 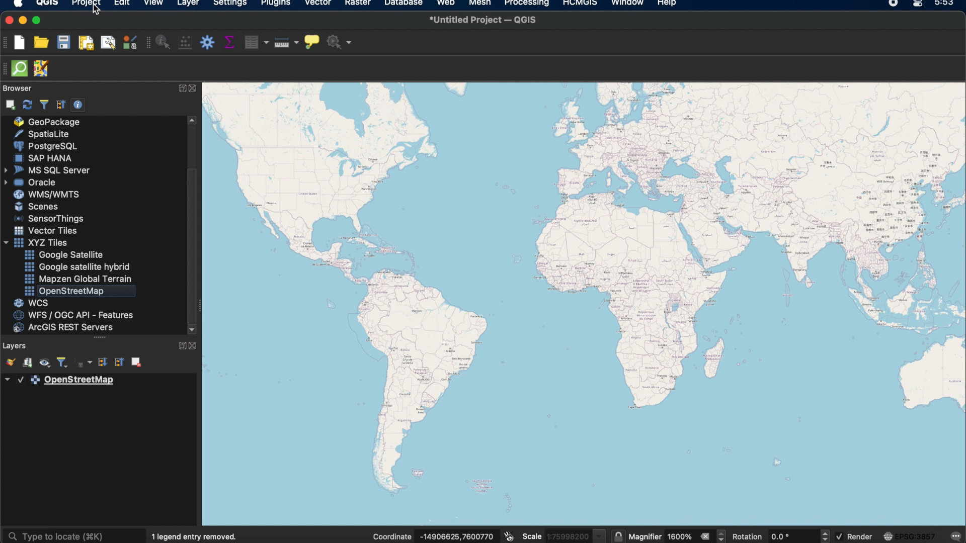 What do you see at coordinates (580, 4) in the screenshot?
I see `HCMGIS` at bounding box center [580, 4].